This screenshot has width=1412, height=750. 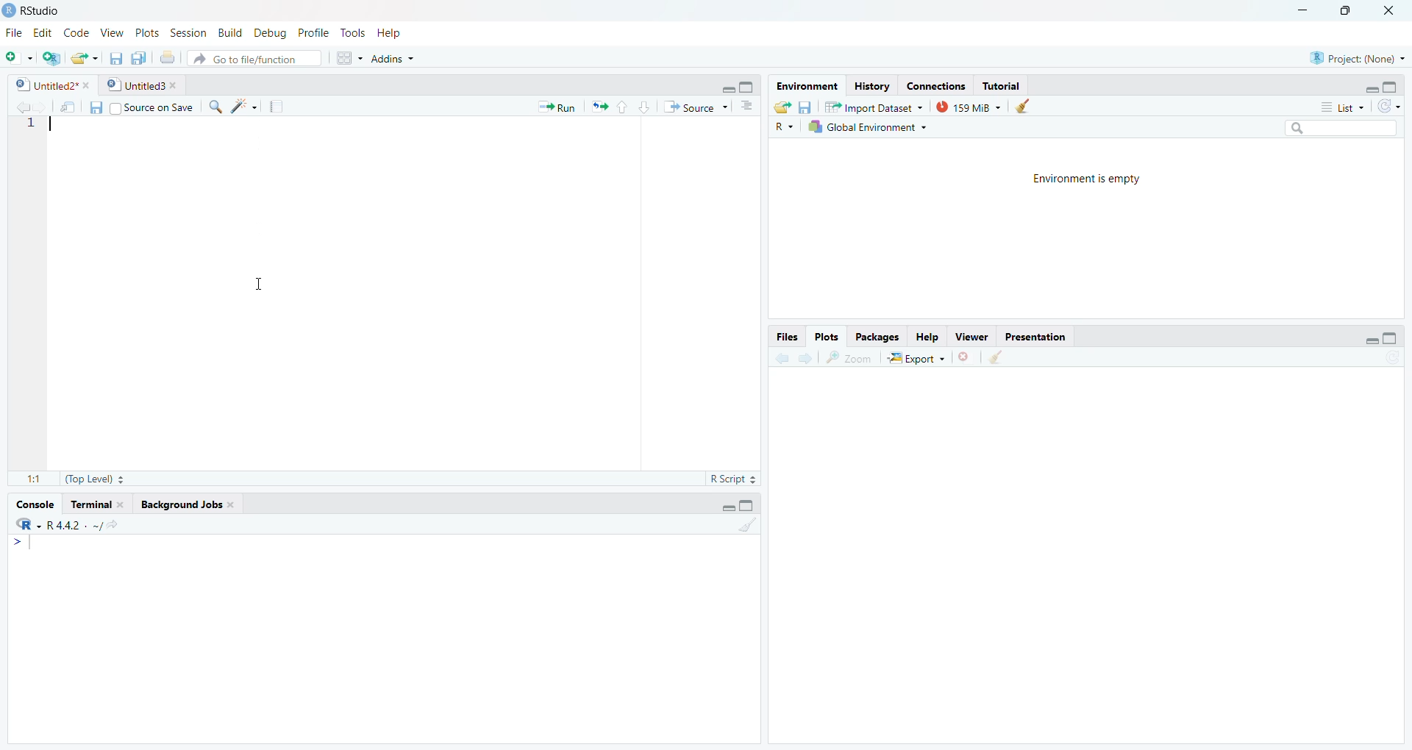 I want to click on Connections, so click(x=936, y=85).